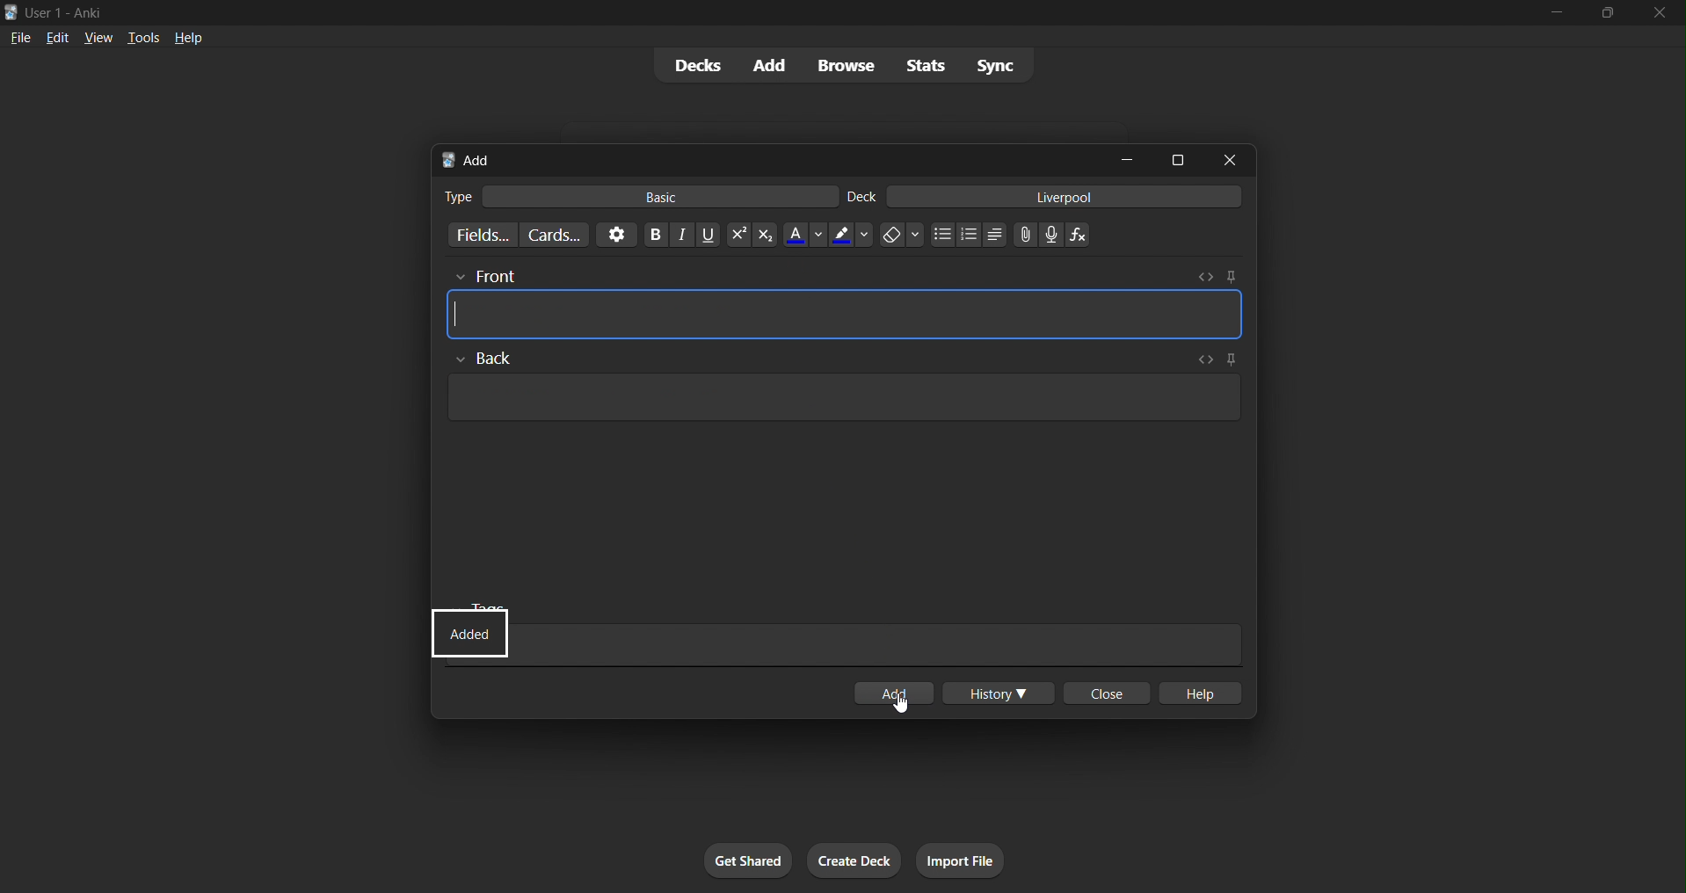 This screenshot has height=893, width=1686. What do you see at coordinates (465, 636) in the screenshot?
I see `Added` at bounding box center [465, 636].